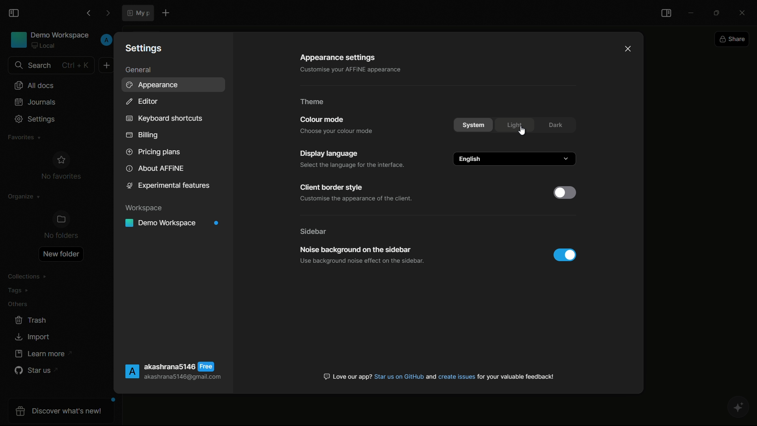 This screenshot has height=426, width=757. What do you see at coordinates (344, 69) in the screenshot?
I see `Customise your AFFINE appearance` at bounding box center [344, 69].